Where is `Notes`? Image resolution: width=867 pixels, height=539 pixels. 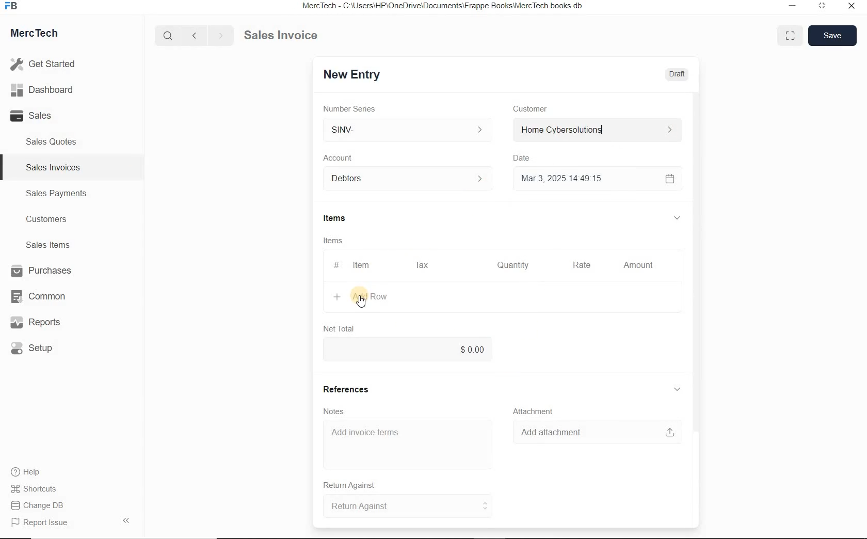
Notes is located at coordinates (334, 411).